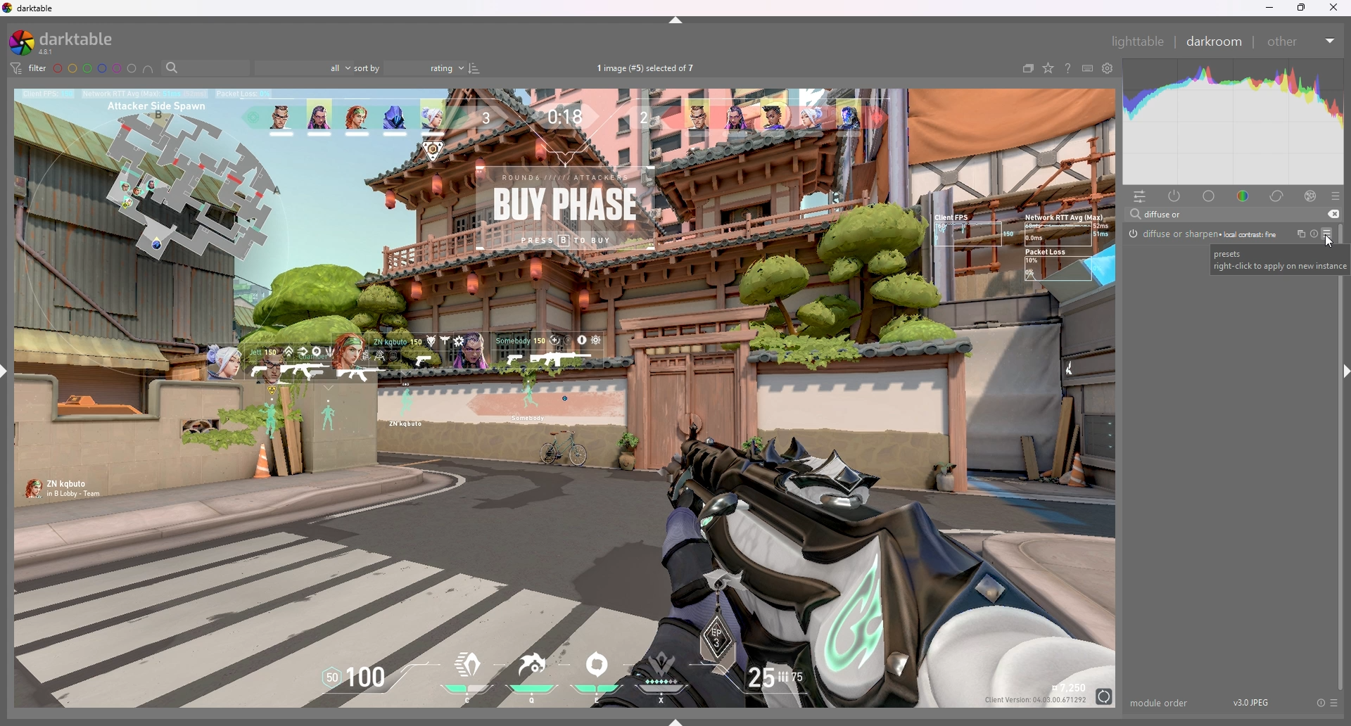  Describe the element at coordinates (1167, 214) in the screenshot. I see `input` at that location.